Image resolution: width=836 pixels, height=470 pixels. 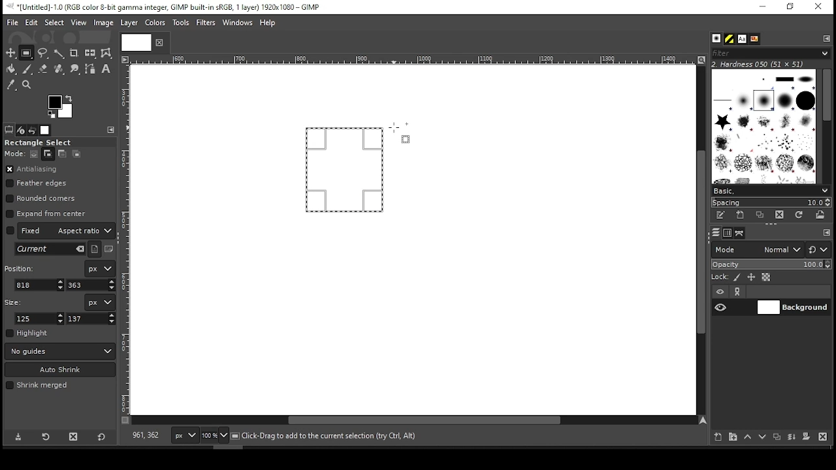 I want to click on feather edges, so click(x=40, y=183).